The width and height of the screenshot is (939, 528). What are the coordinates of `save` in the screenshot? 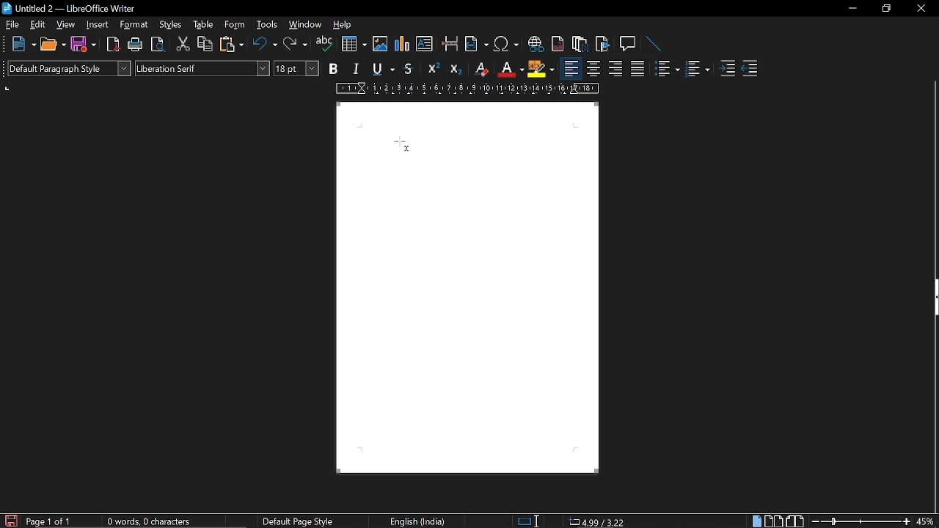 It's located at (10, 520).